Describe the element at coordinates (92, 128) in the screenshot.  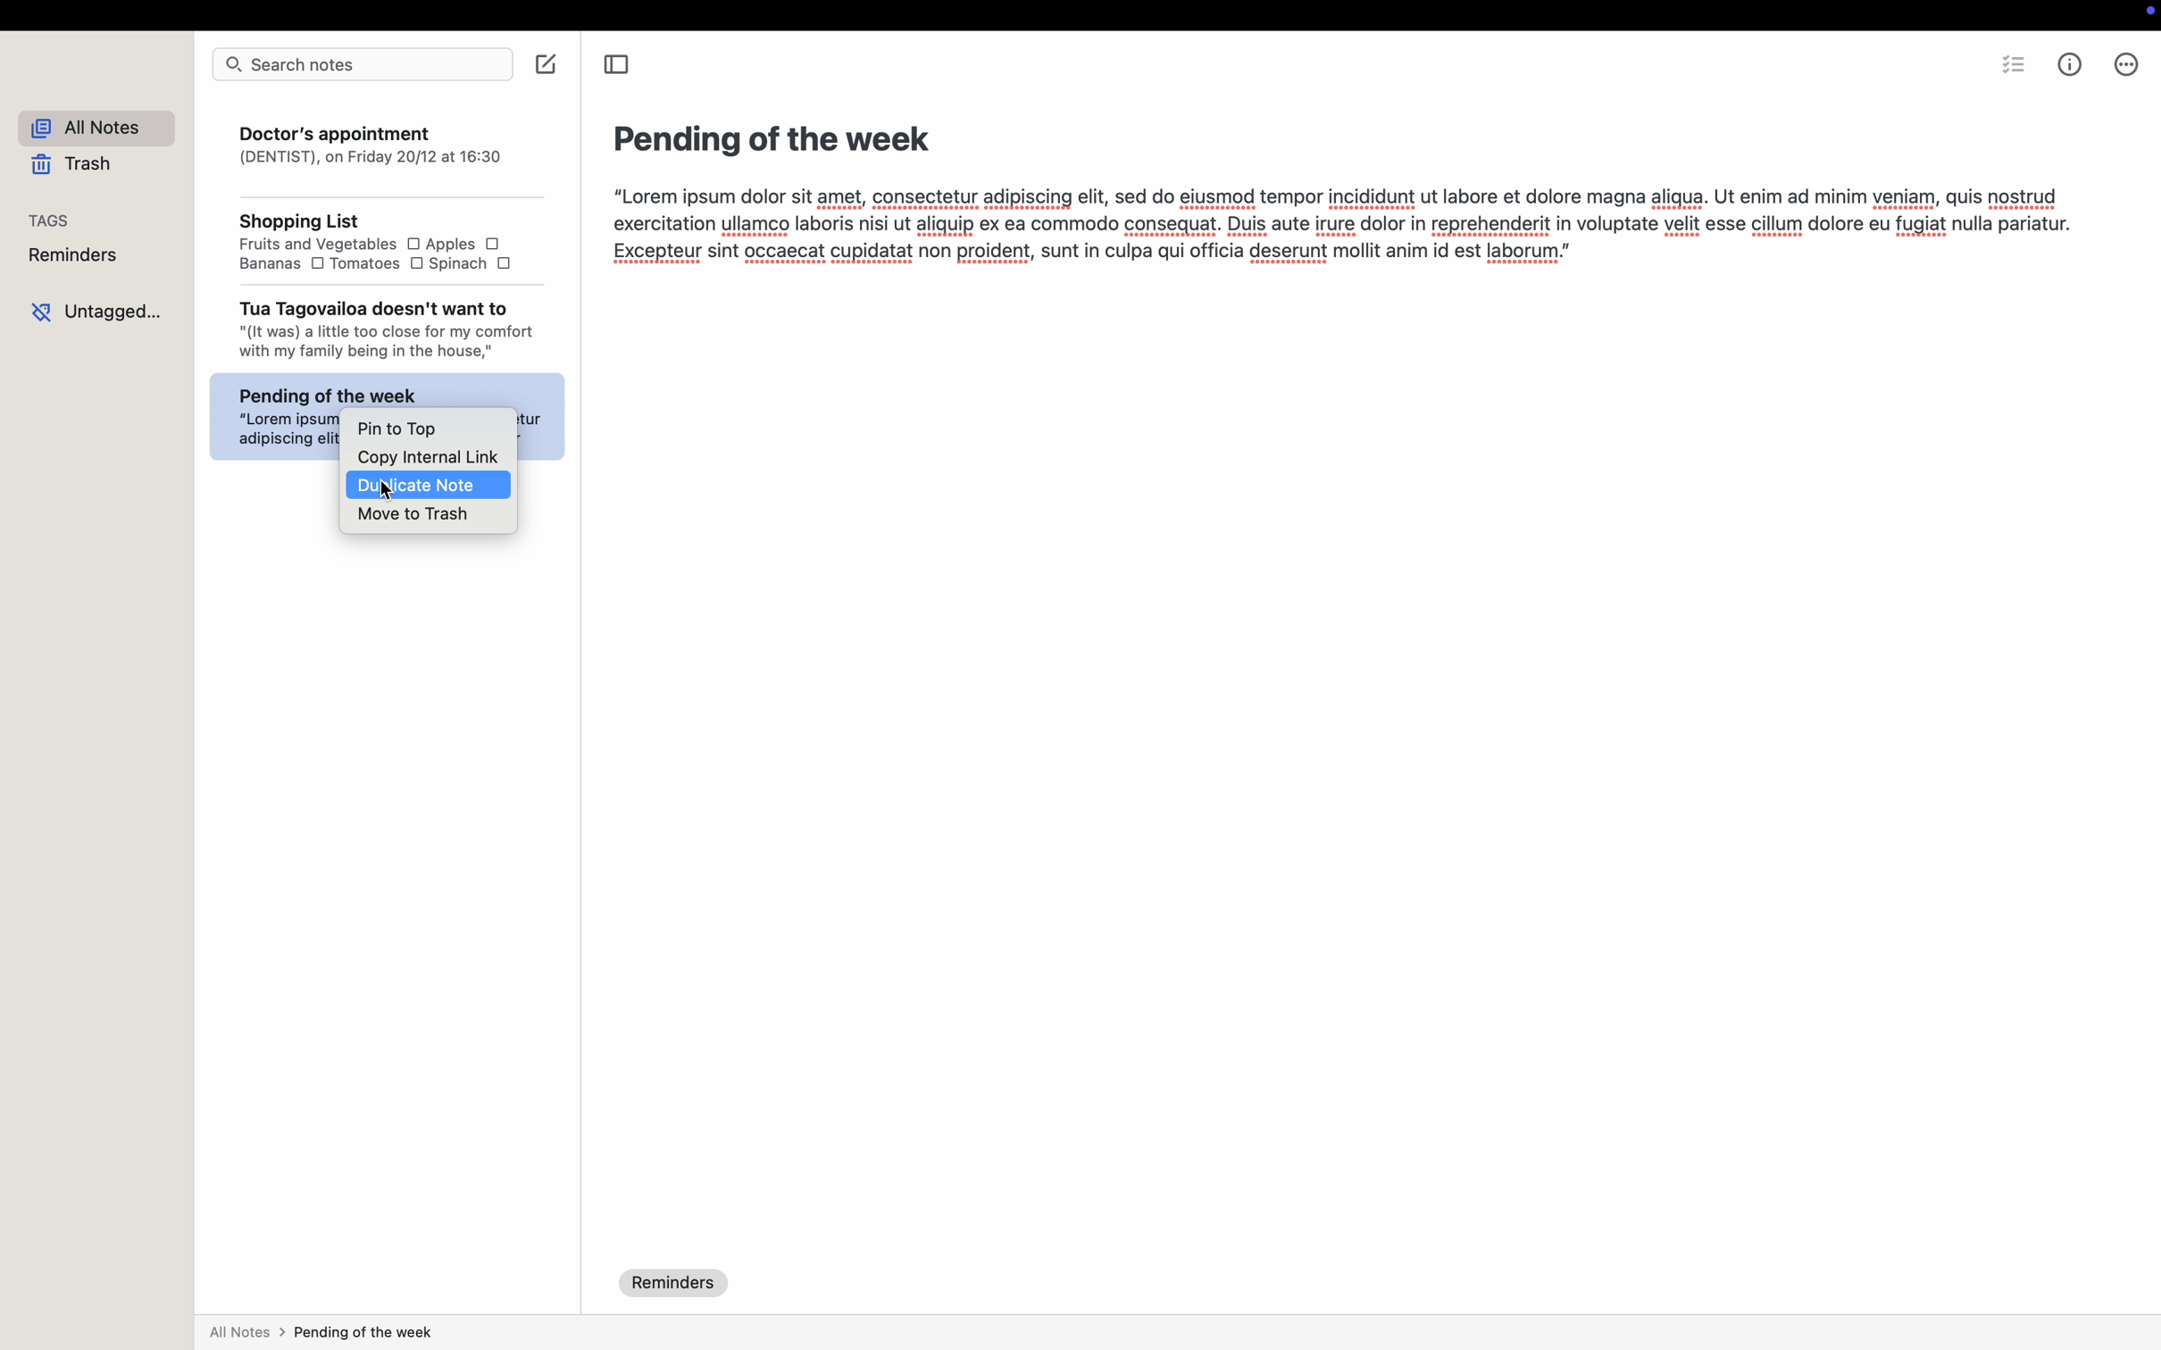
I see `all notes` at that location.